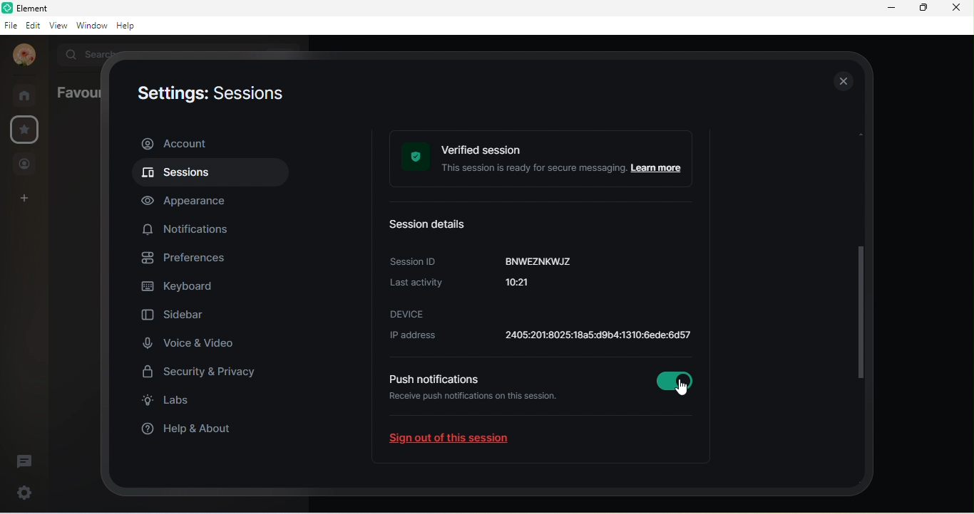 The height and width of the screenshot is (514, 974). What do you see at coordinates (192, 201) in the screenshot?
I see `appearance` at bounding box center [192, 201].